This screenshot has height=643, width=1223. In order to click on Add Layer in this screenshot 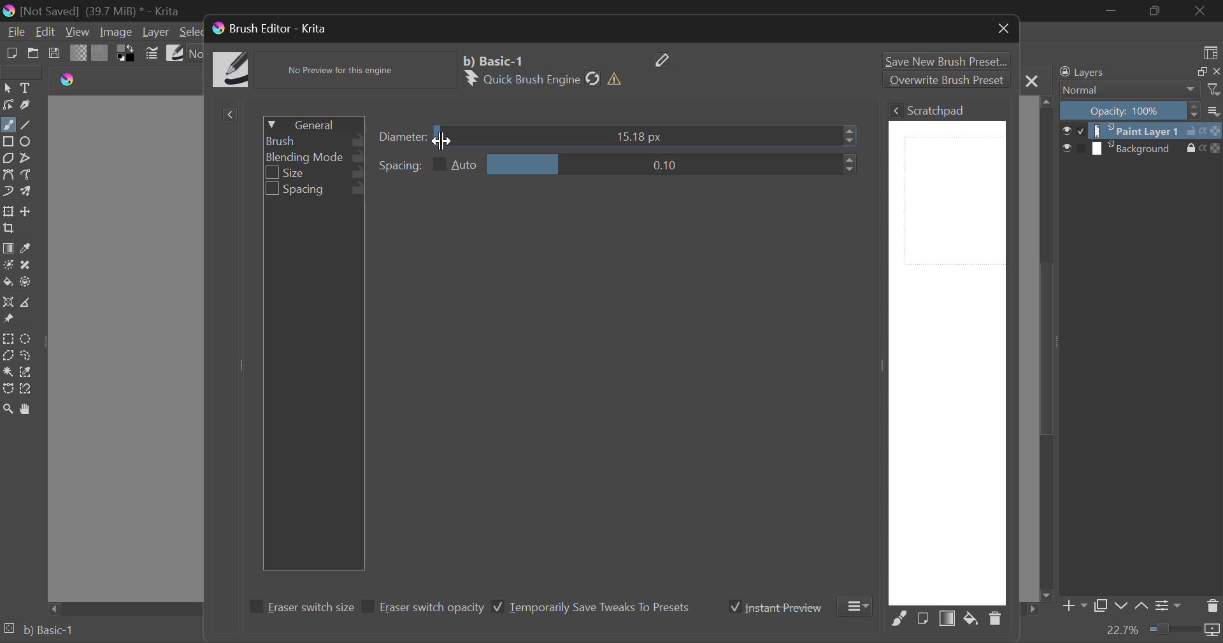, I will do `click(1074, 606)`.